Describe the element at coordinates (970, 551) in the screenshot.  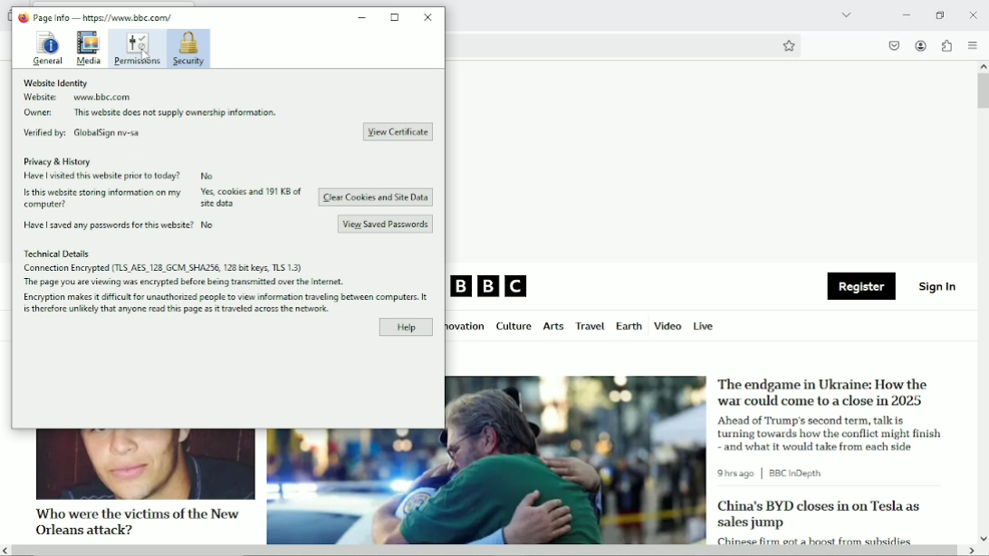
I see `scroll right` at that location.